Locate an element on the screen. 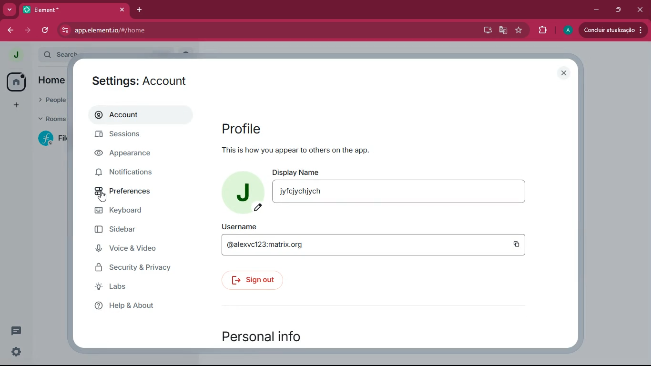 Image resolution: width=651 pixels, height=366 pixels. close tab is located at coordinates (122, 10).